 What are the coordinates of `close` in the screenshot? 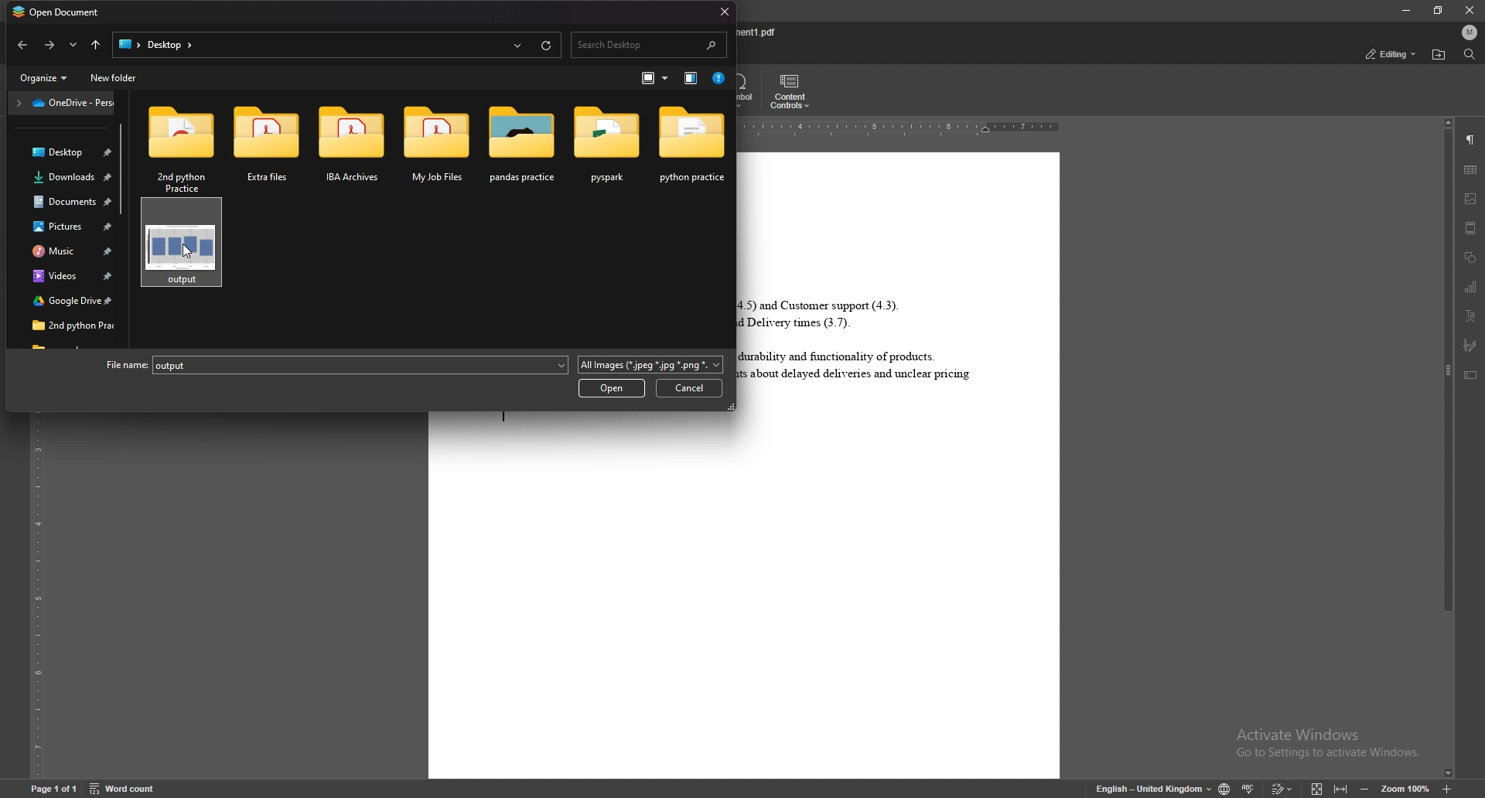 It's located at (1467, 10).